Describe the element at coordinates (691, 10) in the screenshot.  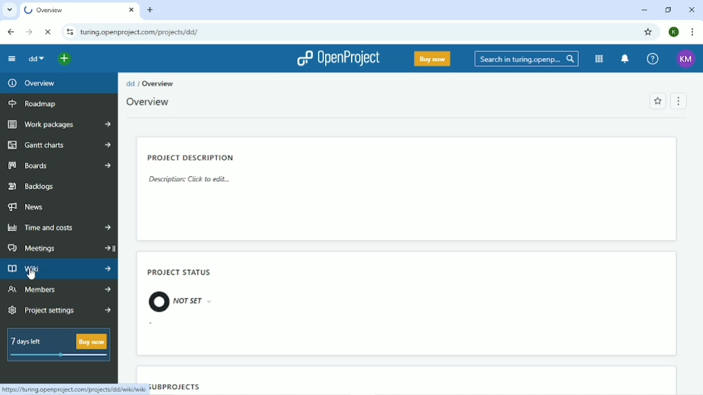
I see `Close` at that location.